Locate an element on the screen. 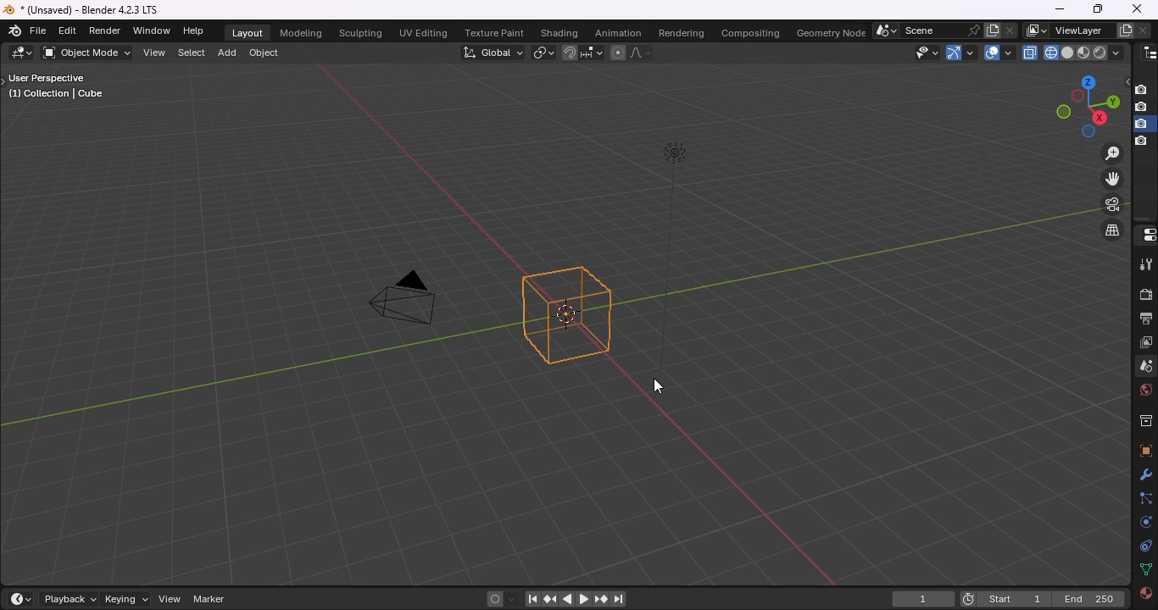 Image resolution: width=1158 pixels, height=610 pixels. start 1 is located at coordinates (1016, 601).